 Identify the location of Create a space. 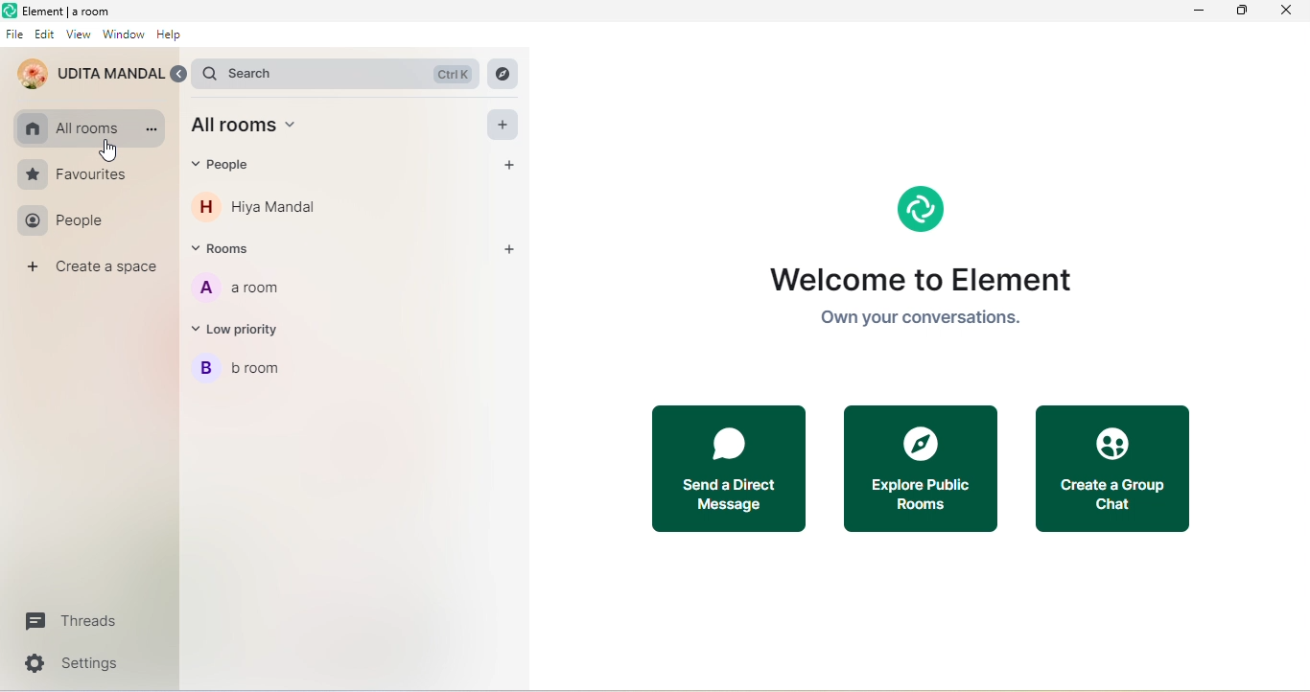
(91, 270).